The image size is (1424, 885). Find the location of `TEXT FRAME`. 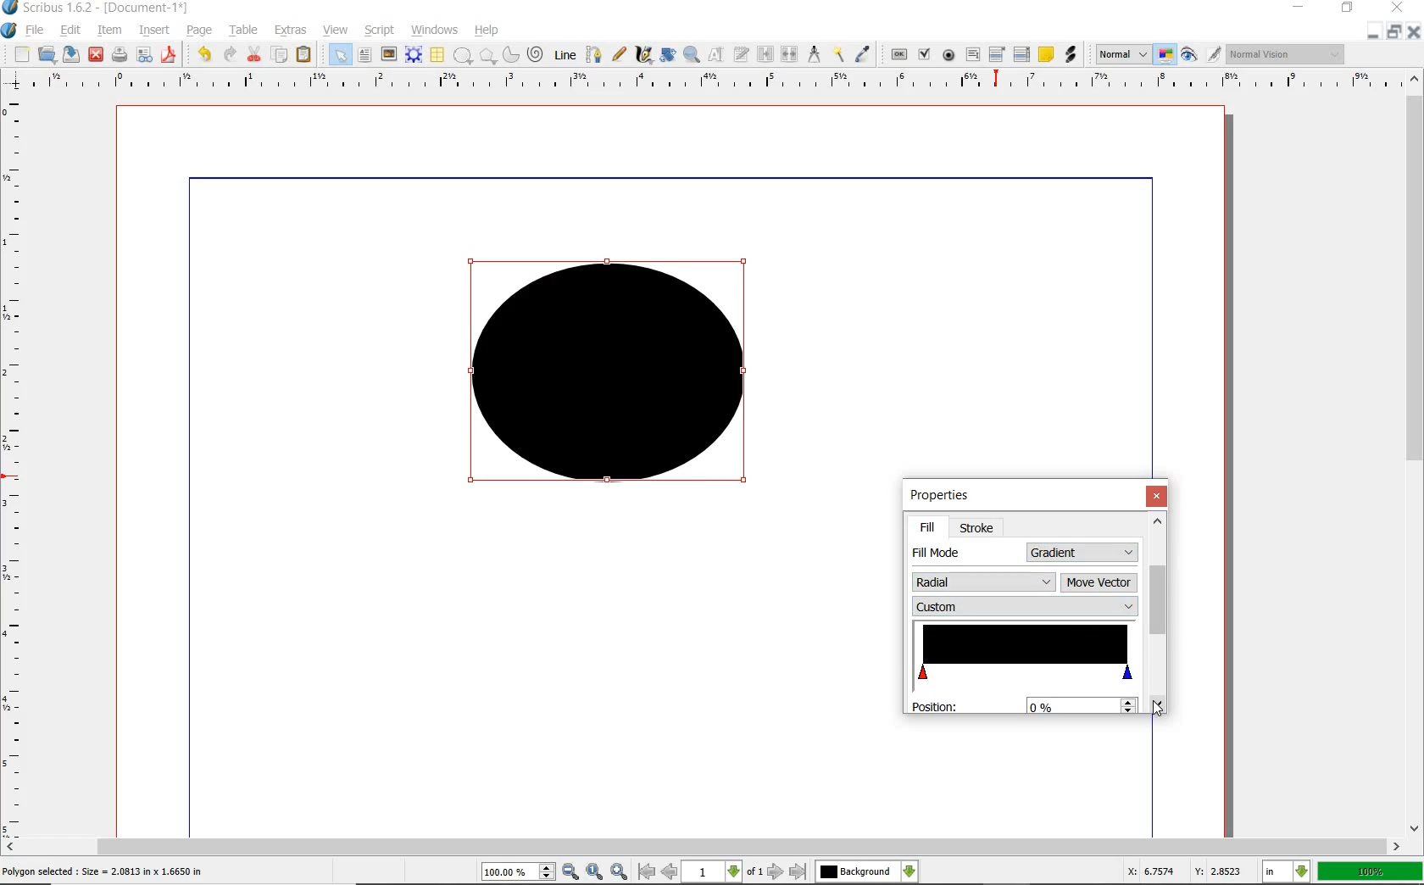

TEXT FRAME is located at coordinates (364, 54).